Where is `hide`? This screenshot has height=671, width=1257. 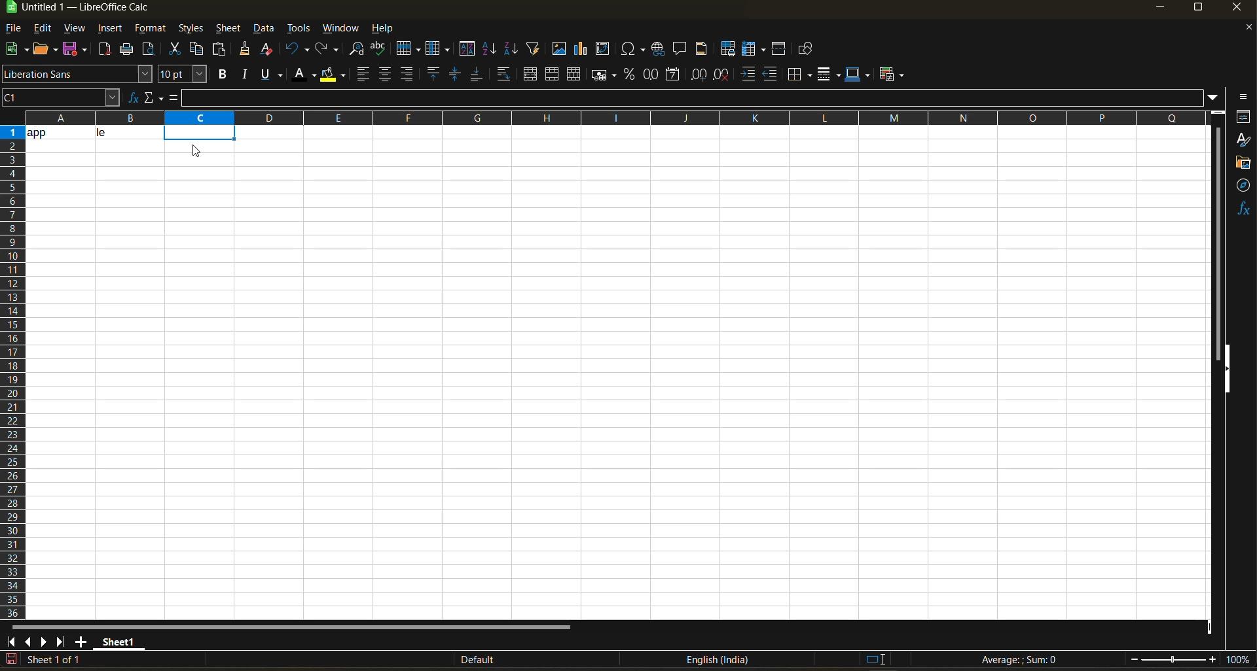
hide is located at coordinates (1226, 370).